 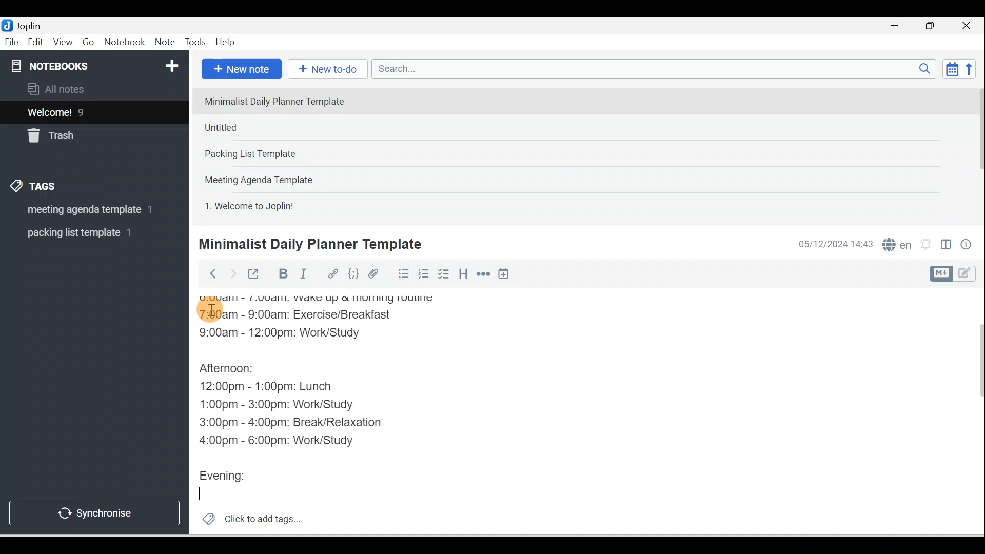 What do you see at coordinates (12, 41) in the screenshot?
I see `File` at bounding box center [12, 41].